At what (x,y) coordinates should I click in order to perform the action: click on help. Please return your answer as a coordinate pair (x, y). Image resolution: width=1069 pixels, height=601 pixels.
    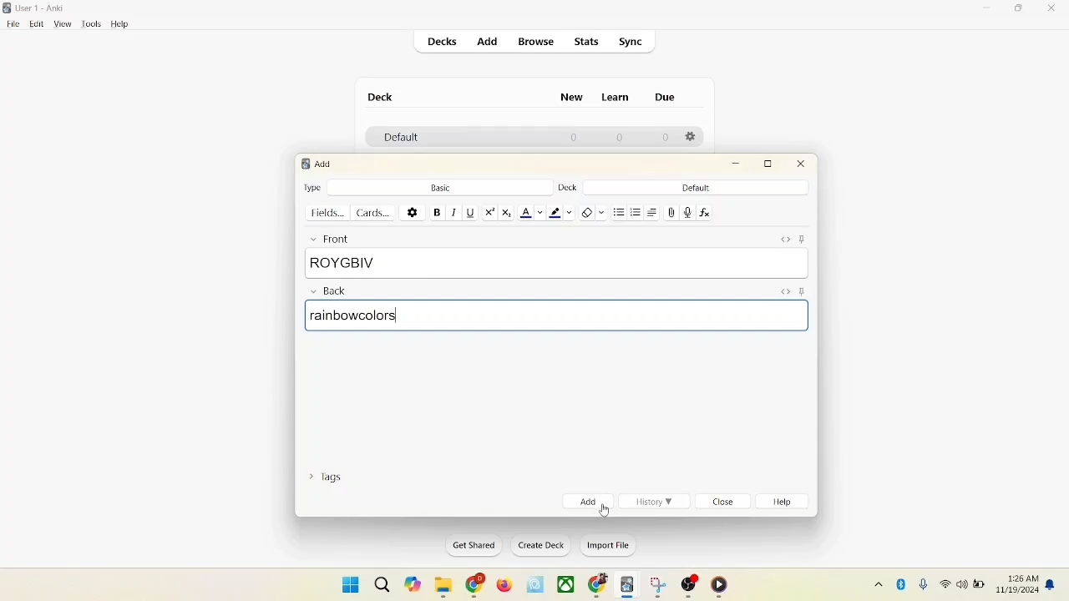
    Looking at the image, I should click on (786, 503).